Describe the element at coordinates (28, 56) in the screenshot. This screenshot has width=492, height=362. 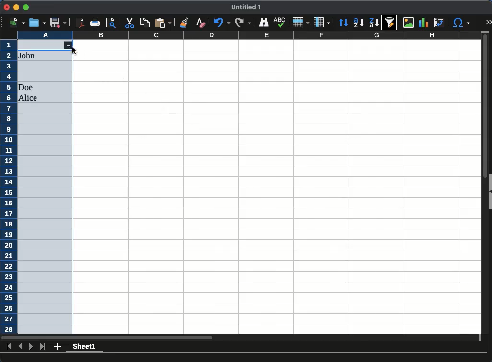
I see `John` at that location.